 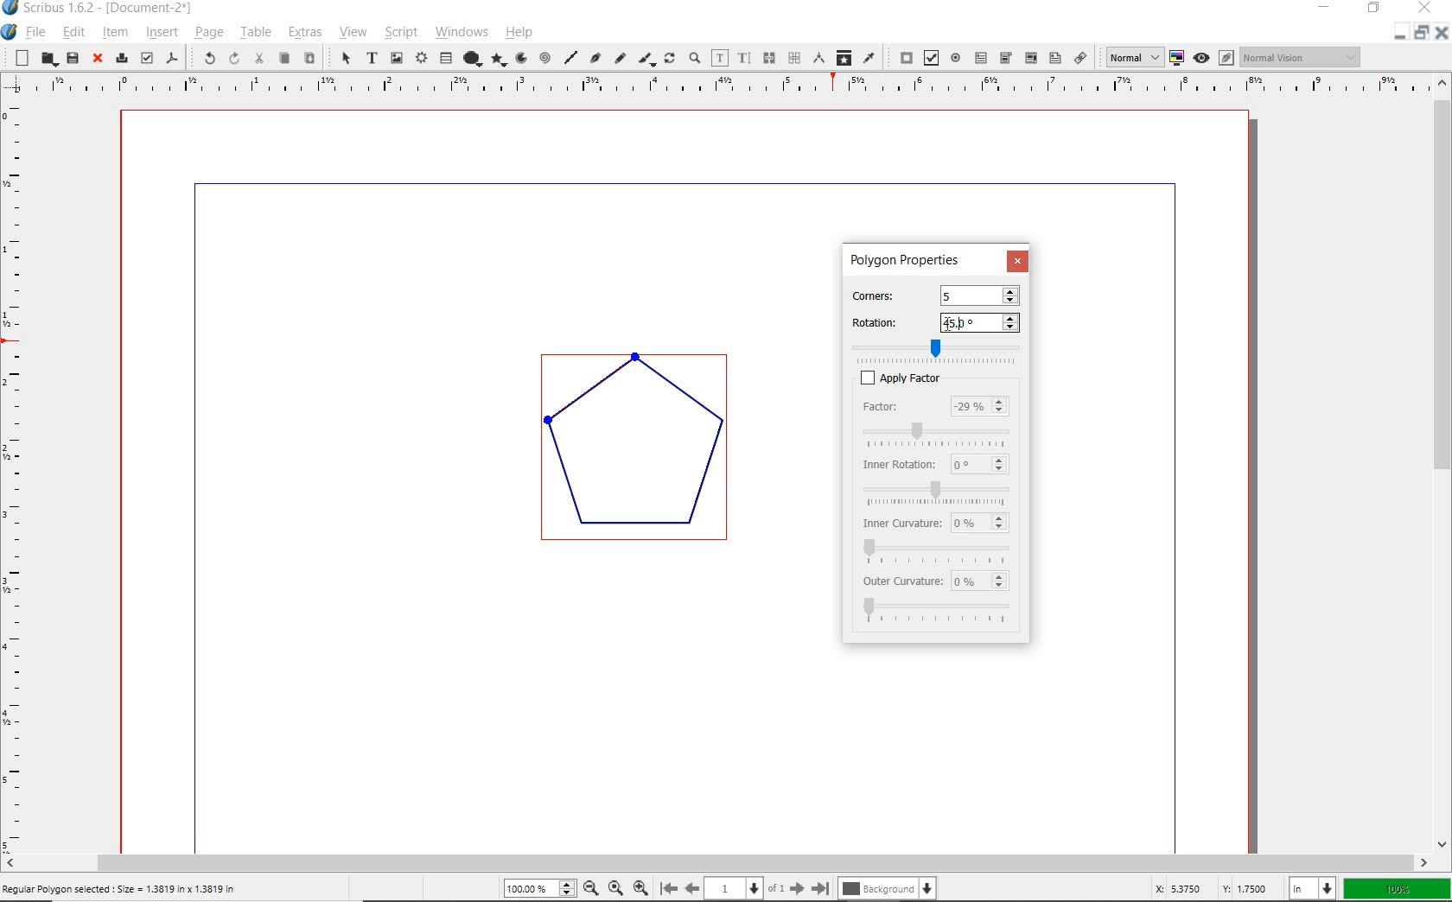 I want to click on slider rotate, so click(x=944, y=347).